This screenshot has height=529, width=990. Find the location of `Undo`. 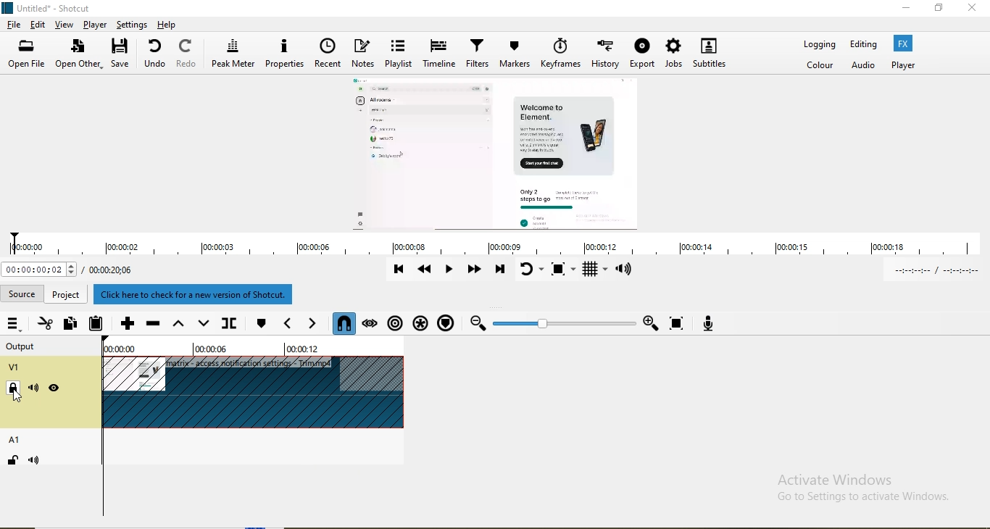

Undo is located at coordinates (157, 55).